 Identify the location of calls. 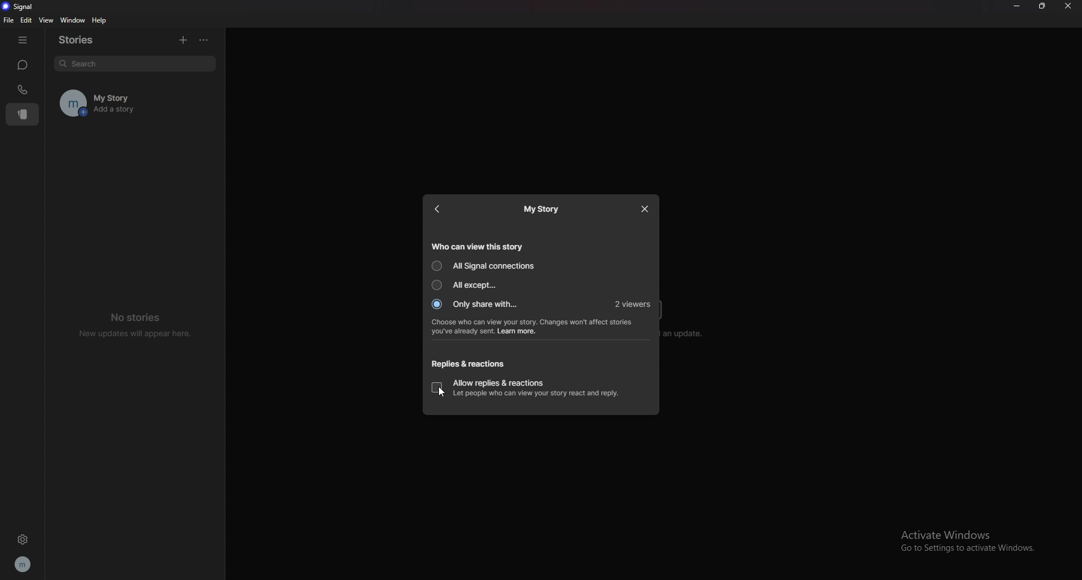
(24, 89).